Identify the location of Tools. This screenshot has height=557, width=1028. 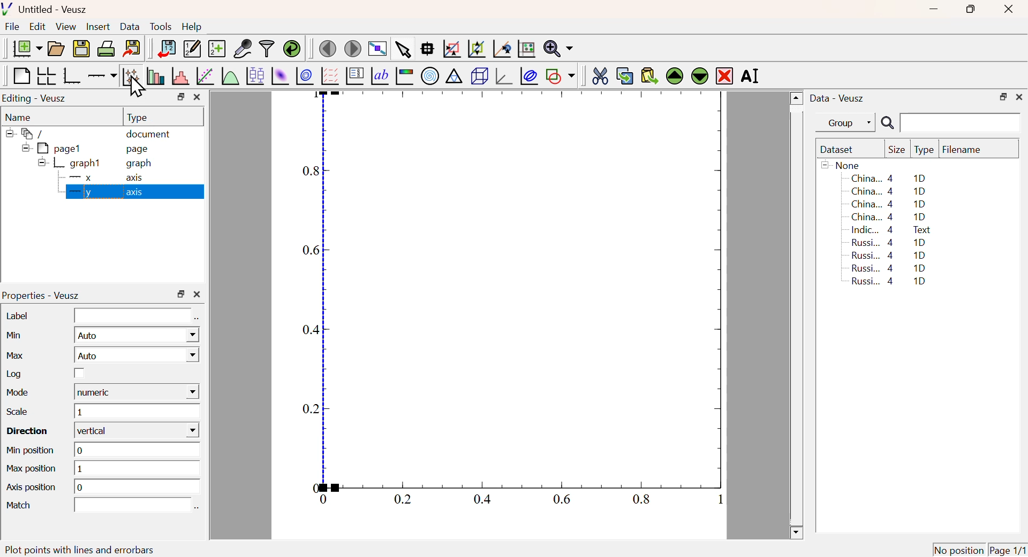
(161, 27).